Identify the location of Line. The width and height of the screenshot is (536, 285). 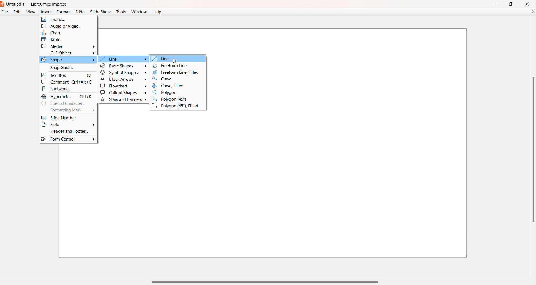
(163, 59).